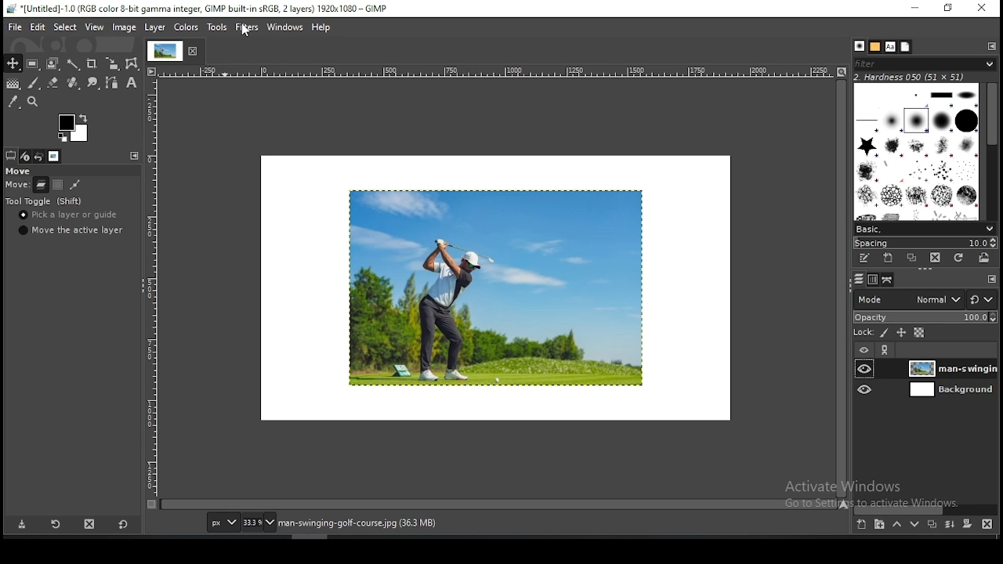 This screenshot has width=1003, height=564. I want to click on edit, so click(38, 28).